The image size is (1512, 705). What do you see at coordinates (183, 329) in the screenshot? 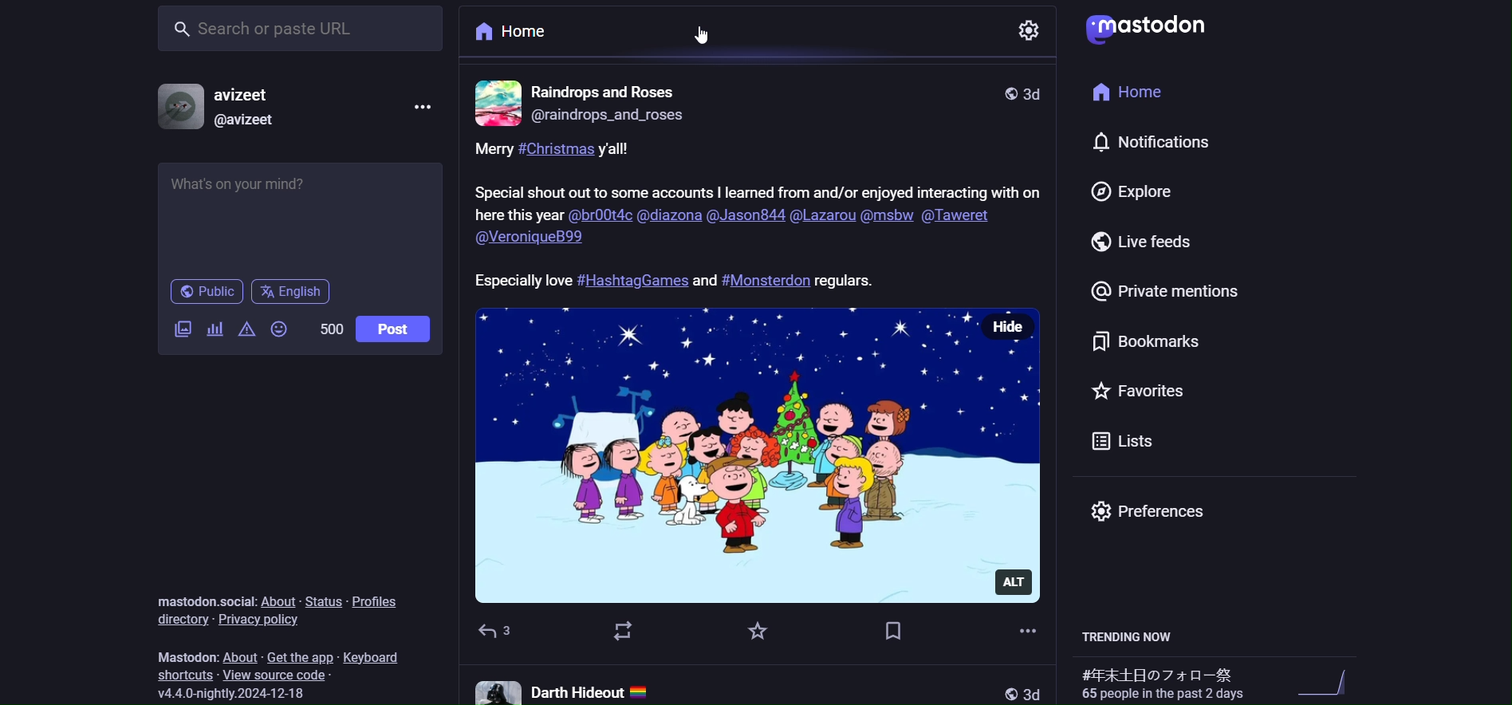
I see `image/video` at bounding box center [183, 329].